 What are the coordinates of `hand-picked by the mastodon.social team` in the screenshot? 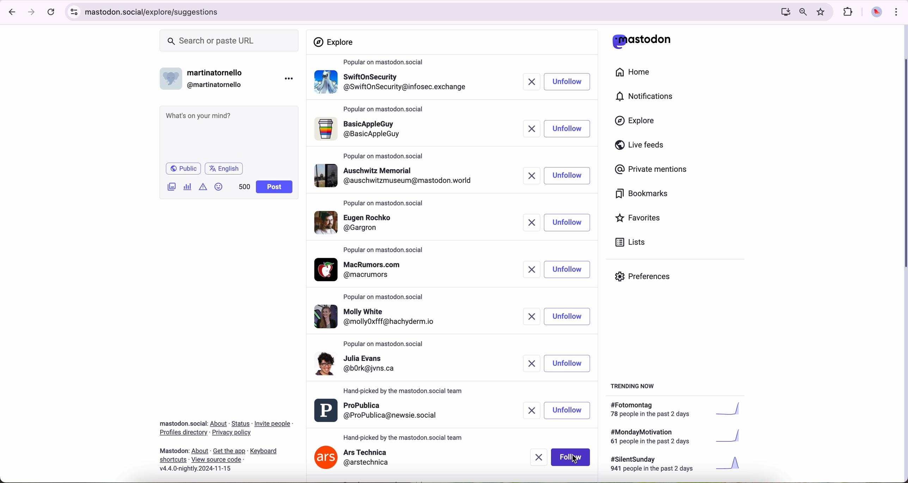 It's located at (404, 436).